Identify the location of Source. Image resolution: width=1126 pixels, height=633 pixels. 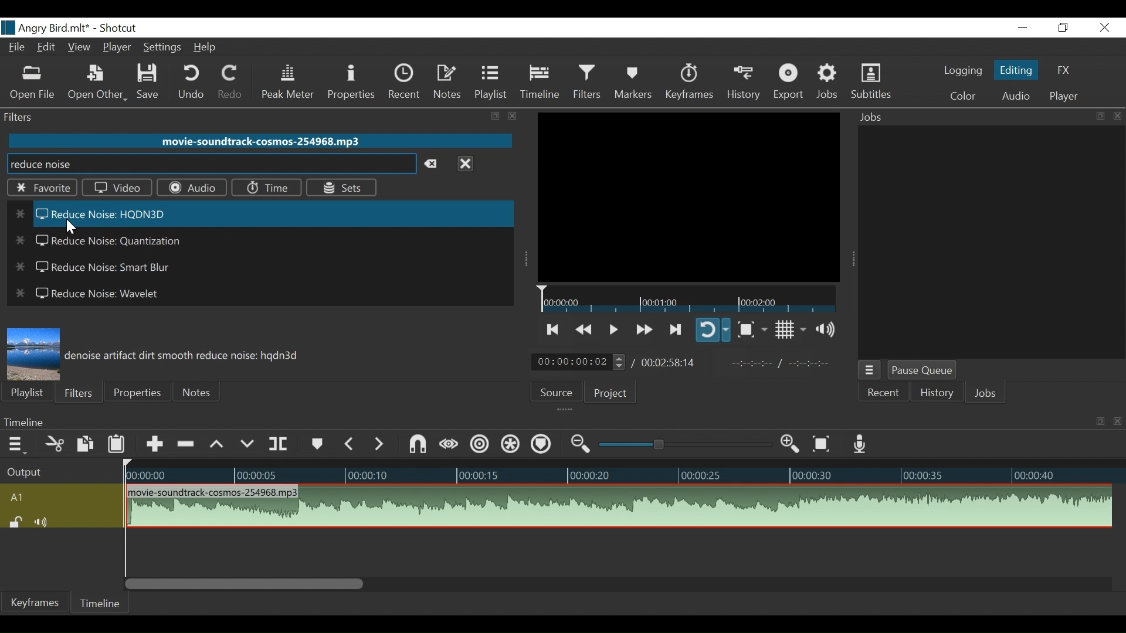
(558, 392).